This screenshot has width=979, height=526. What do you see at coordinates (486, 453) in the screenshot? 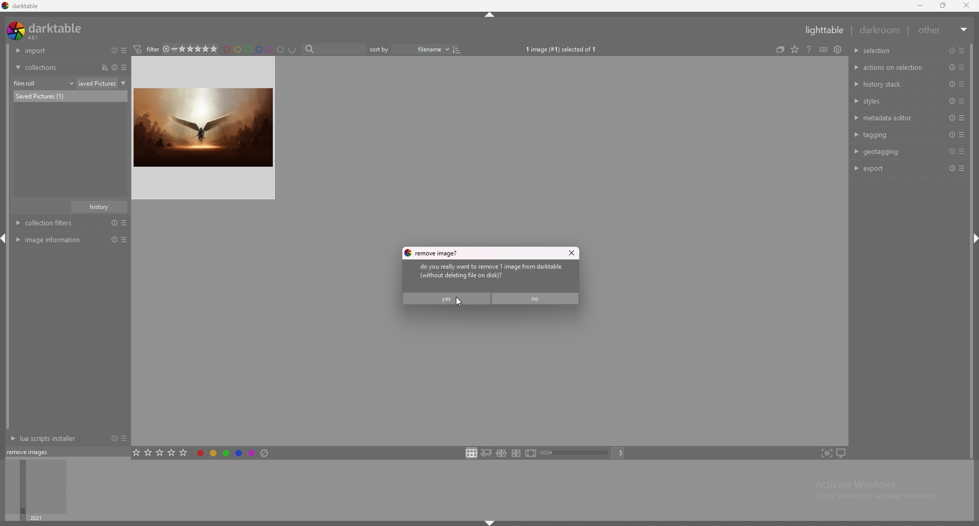
I see `zoomable lighttable layout` at bounding box center [486, 453].